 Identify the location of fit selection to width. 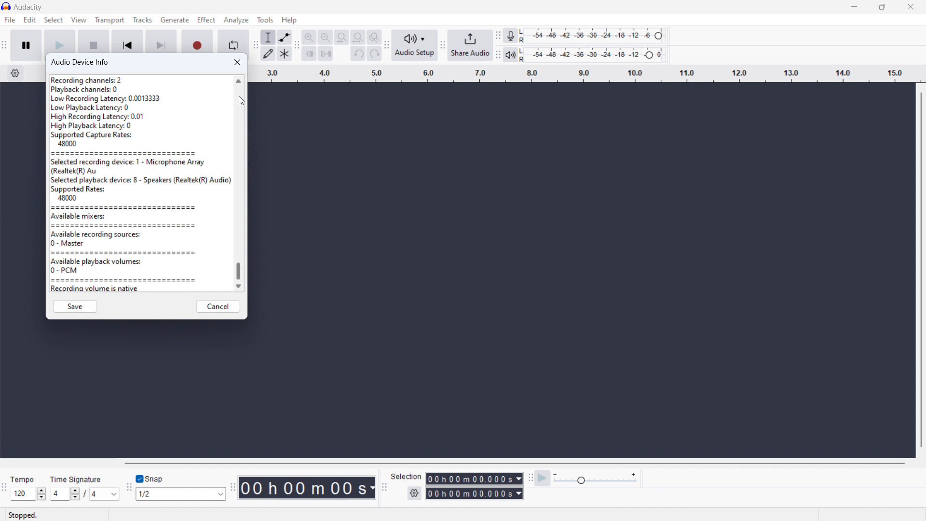
(341, 37).